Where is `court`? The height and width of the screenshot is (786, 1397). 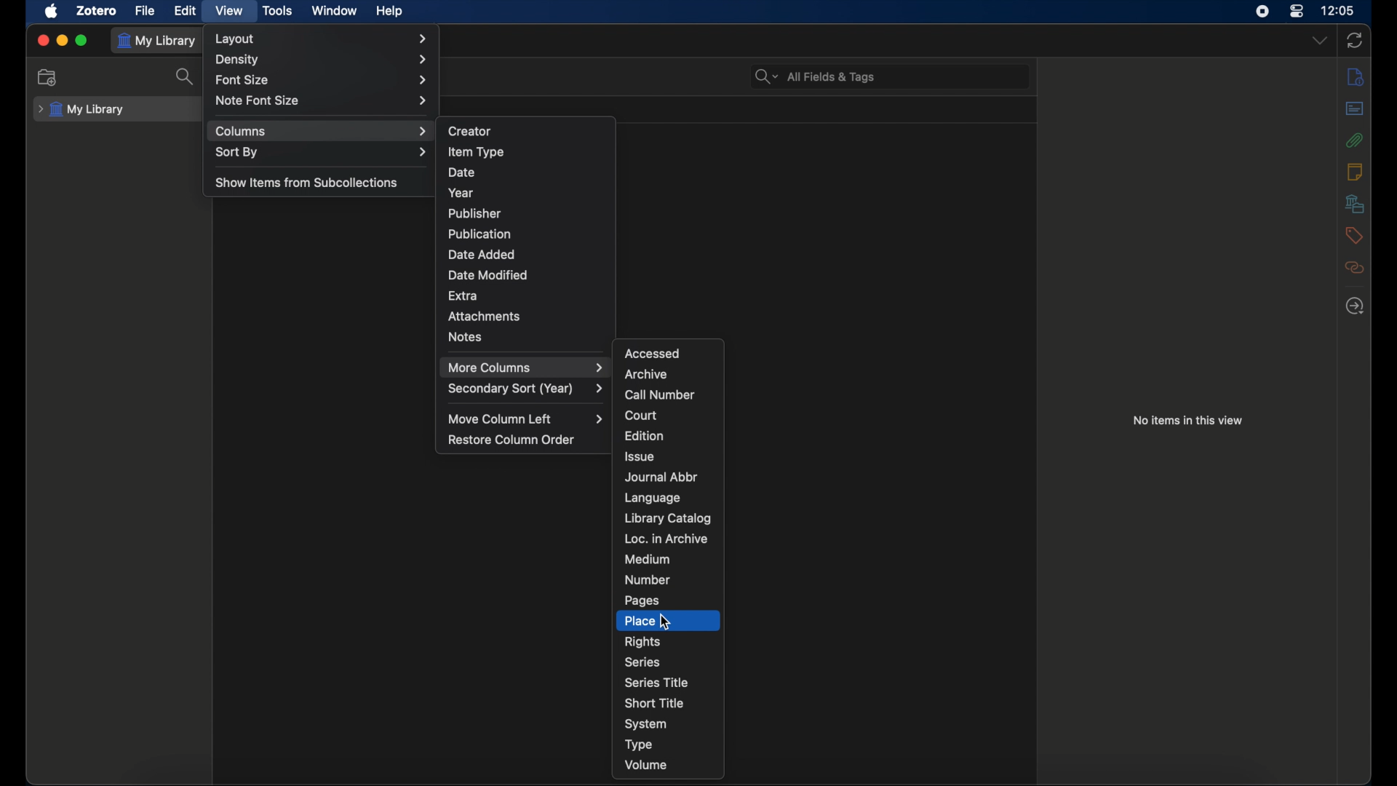 court is located at coordinates (640, 416).